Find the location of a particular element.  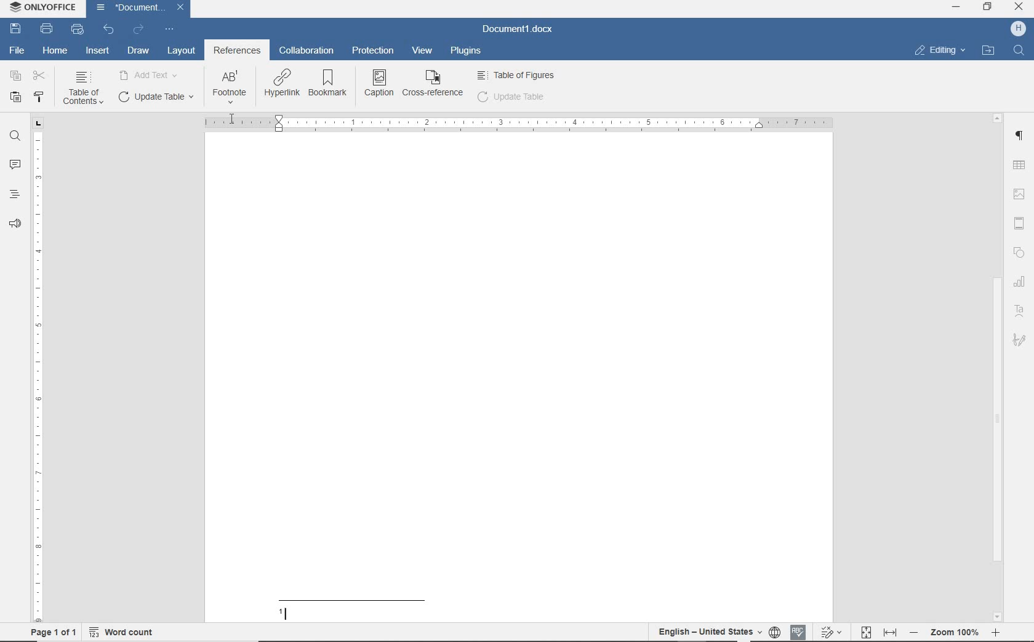

caption is located at coordinates (380, 82).